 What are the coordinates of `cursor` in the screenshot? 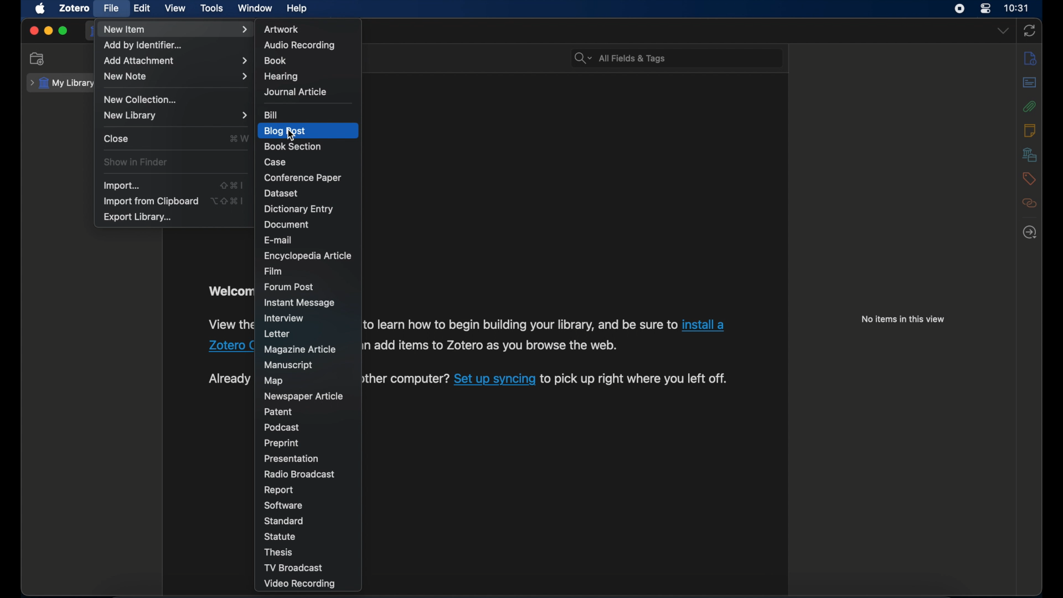 It's located at (290, 136).